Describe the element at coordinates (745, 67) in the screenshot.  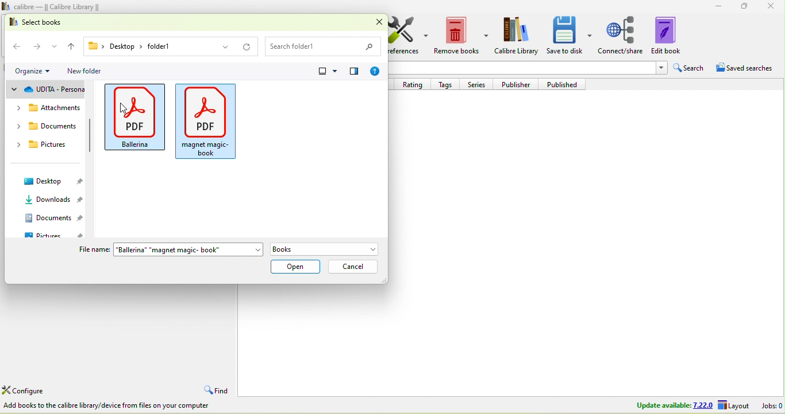
I see `saved searches` at that location.